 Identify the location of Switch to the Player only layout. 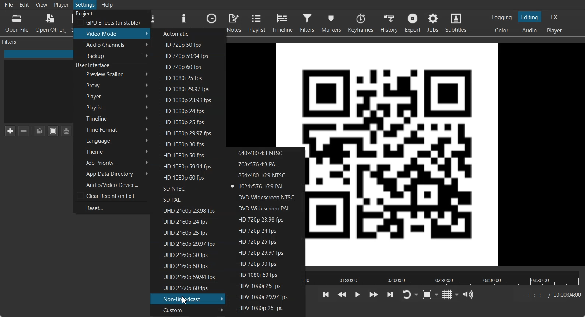
(555, 31).